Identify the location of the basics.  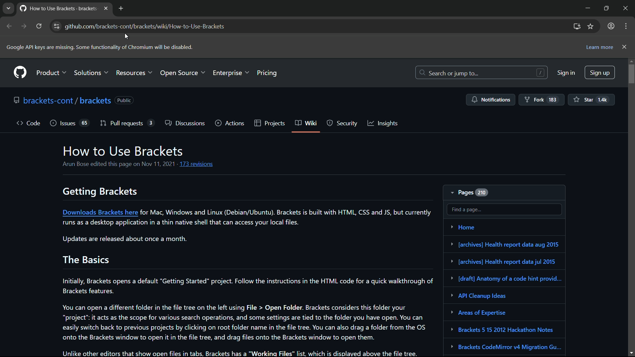
(85, 259).